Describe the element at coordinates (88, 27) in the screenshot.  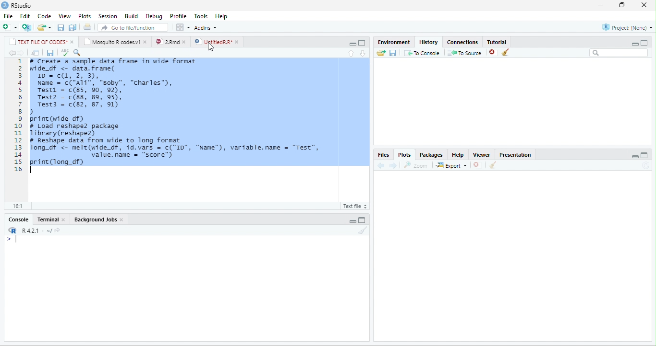
I see `print` at that location.